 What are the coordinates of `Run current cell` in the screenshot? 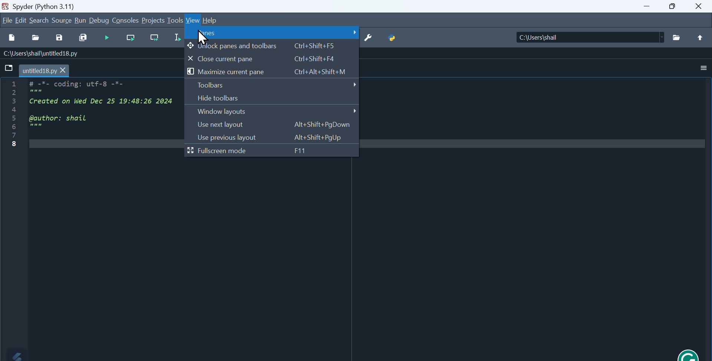 It's located at (133, 37).